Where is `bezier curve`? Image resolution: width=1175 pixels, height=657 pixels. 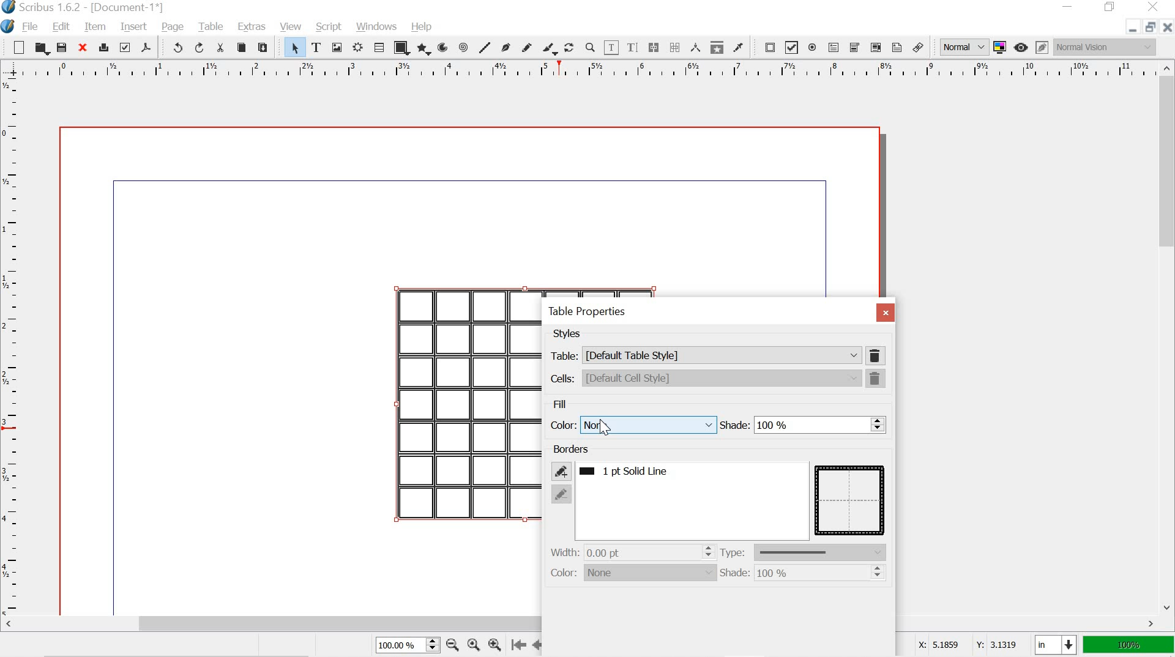
bezier curve is located at coordinates (505, 48).